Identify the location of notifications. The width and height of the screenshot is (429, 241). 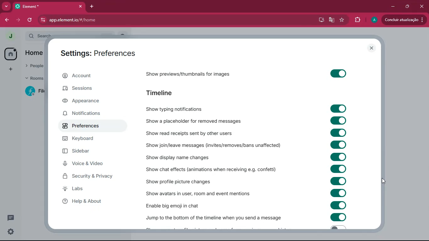
(91, 114).